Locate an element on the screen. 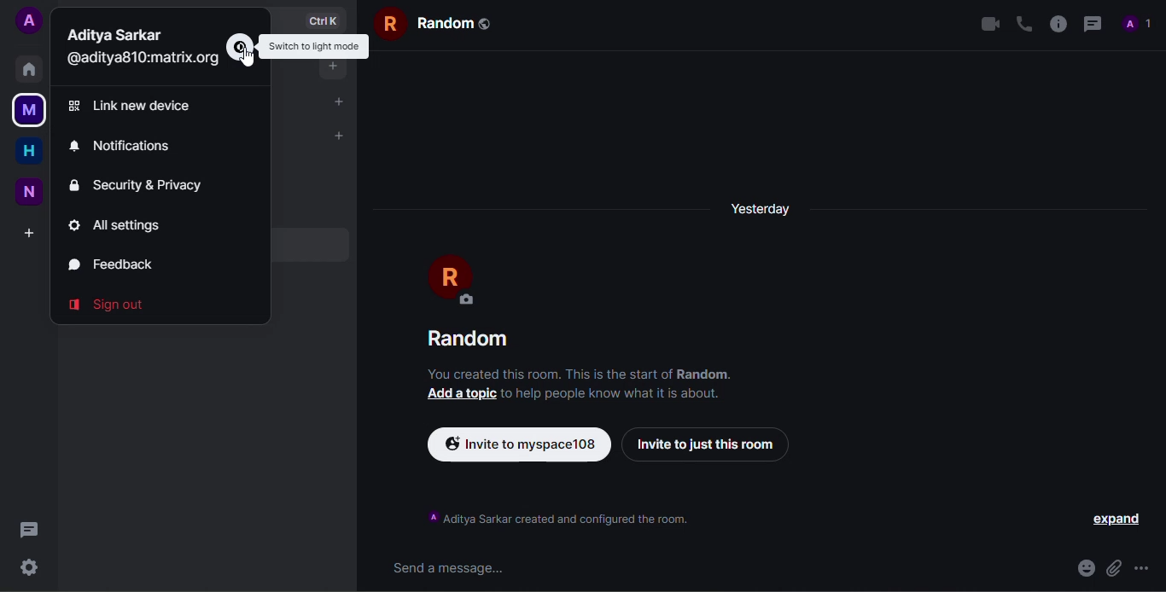 This screenshot has width=1166, height=592. group is located at coordinates (429, 24).